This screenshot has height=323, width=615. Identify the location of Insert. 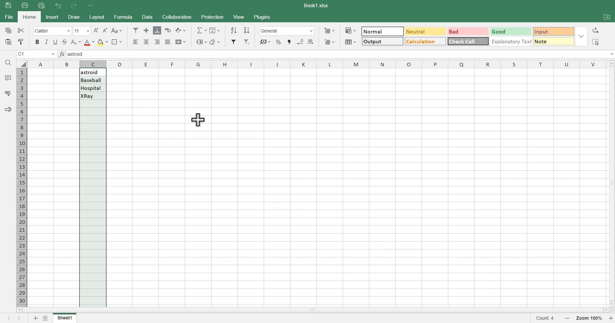
(53, 17).